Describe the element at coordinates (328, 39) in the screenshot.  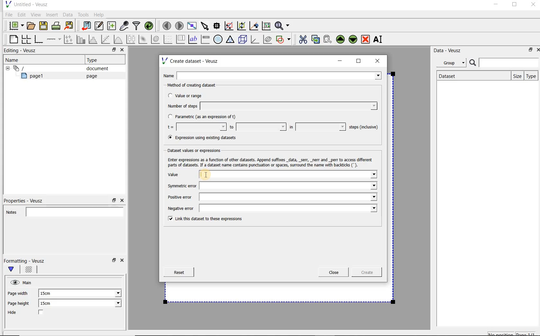
I see `Paste widget from the clipboard` at that location.